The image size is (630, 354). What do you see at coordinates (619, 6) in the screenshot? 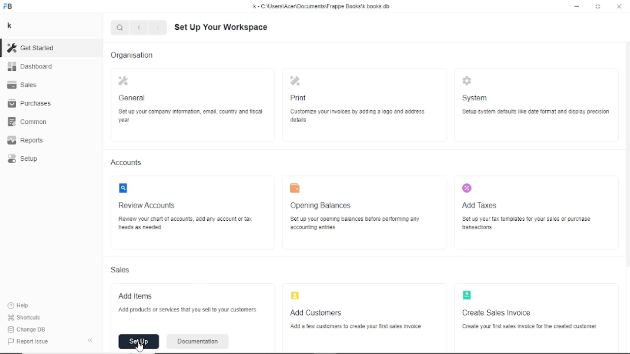
I see `Close` at bounding box center [619, 6].